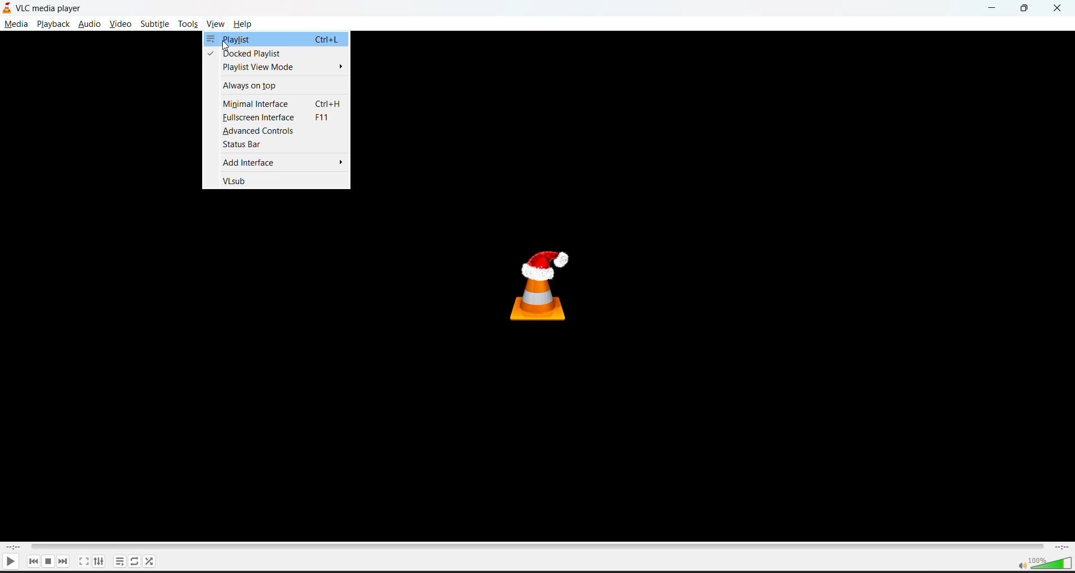 Image resolution: width=1075 pixels, height=573 pixels. Describe the element at coordinates (218, 25) in the screenshot. I see `view` at that location.